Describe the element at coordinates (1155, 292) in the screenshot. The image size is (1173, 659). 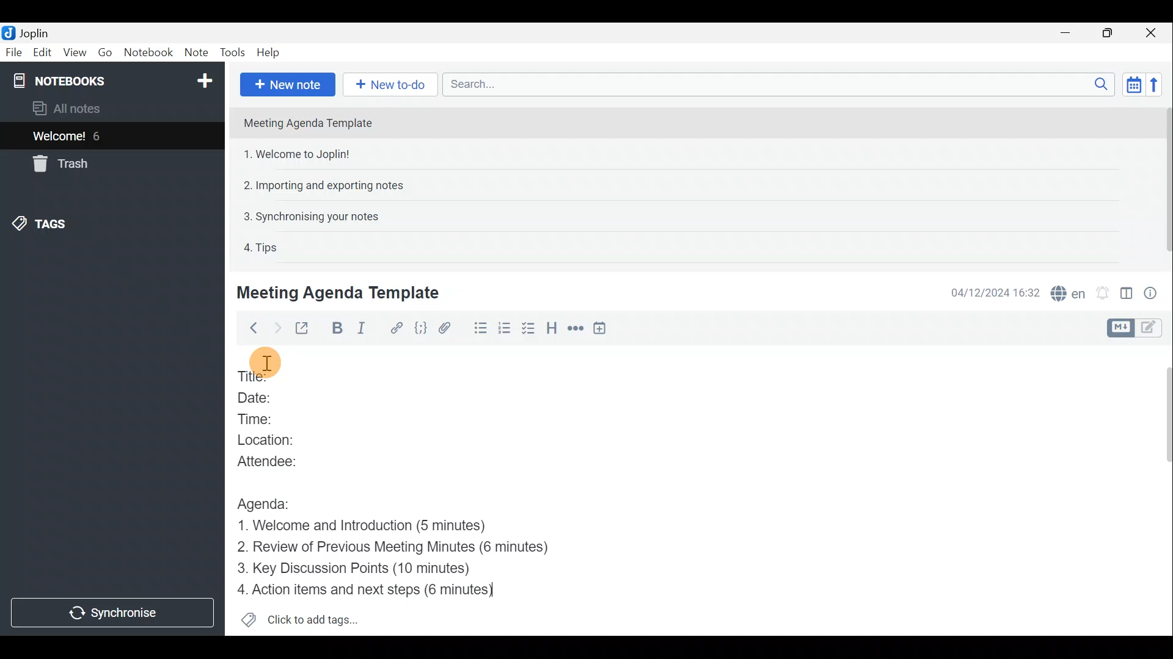
I see `Note properties` at that location.